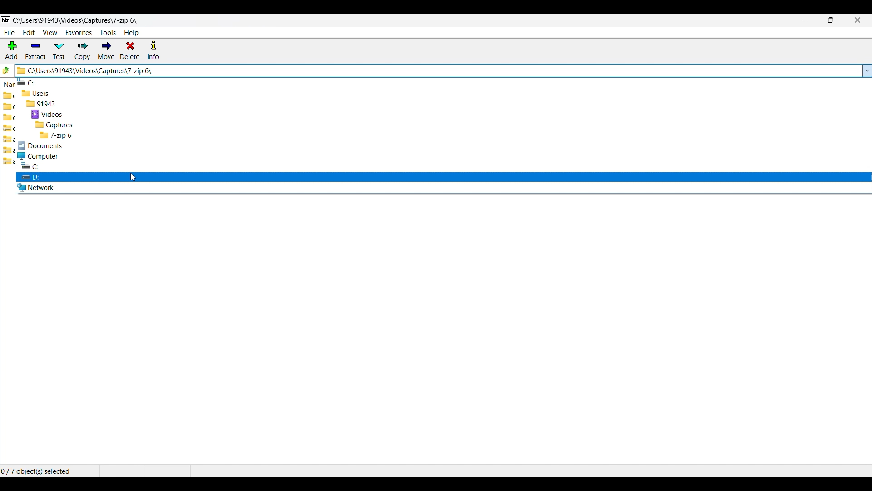 This screenshot has width=872, height=491. What do you see at coordinates (443, 104) in the screenshot?
I see `91943 folder` at bounding box center [443, 104].